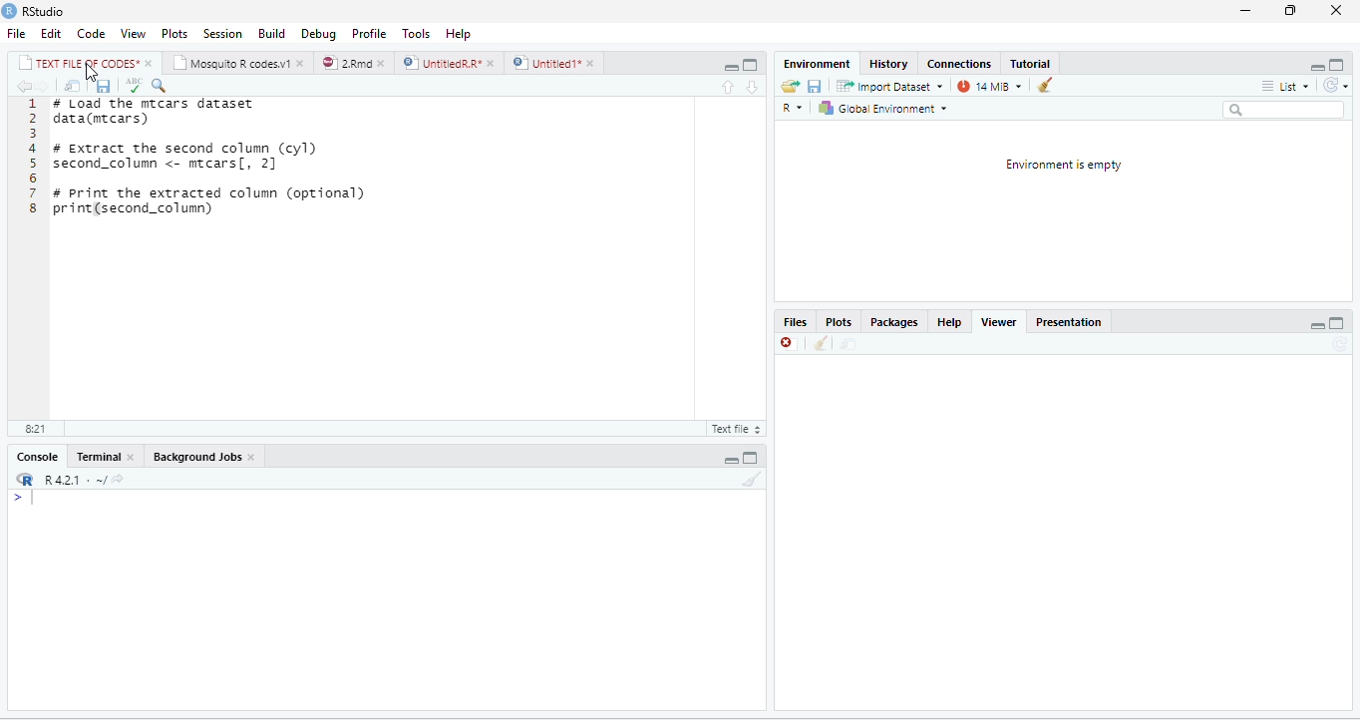 This screenshot has width=1360, height=720. What do you see at coordinates (417, 32) in the screenshot?
I see `Tools` at bounding box center [417, 32].